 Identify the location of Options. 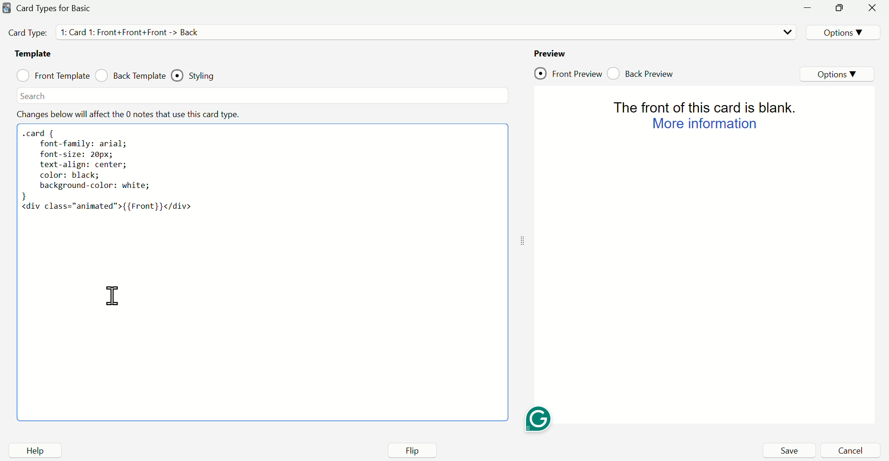
(841, 31).